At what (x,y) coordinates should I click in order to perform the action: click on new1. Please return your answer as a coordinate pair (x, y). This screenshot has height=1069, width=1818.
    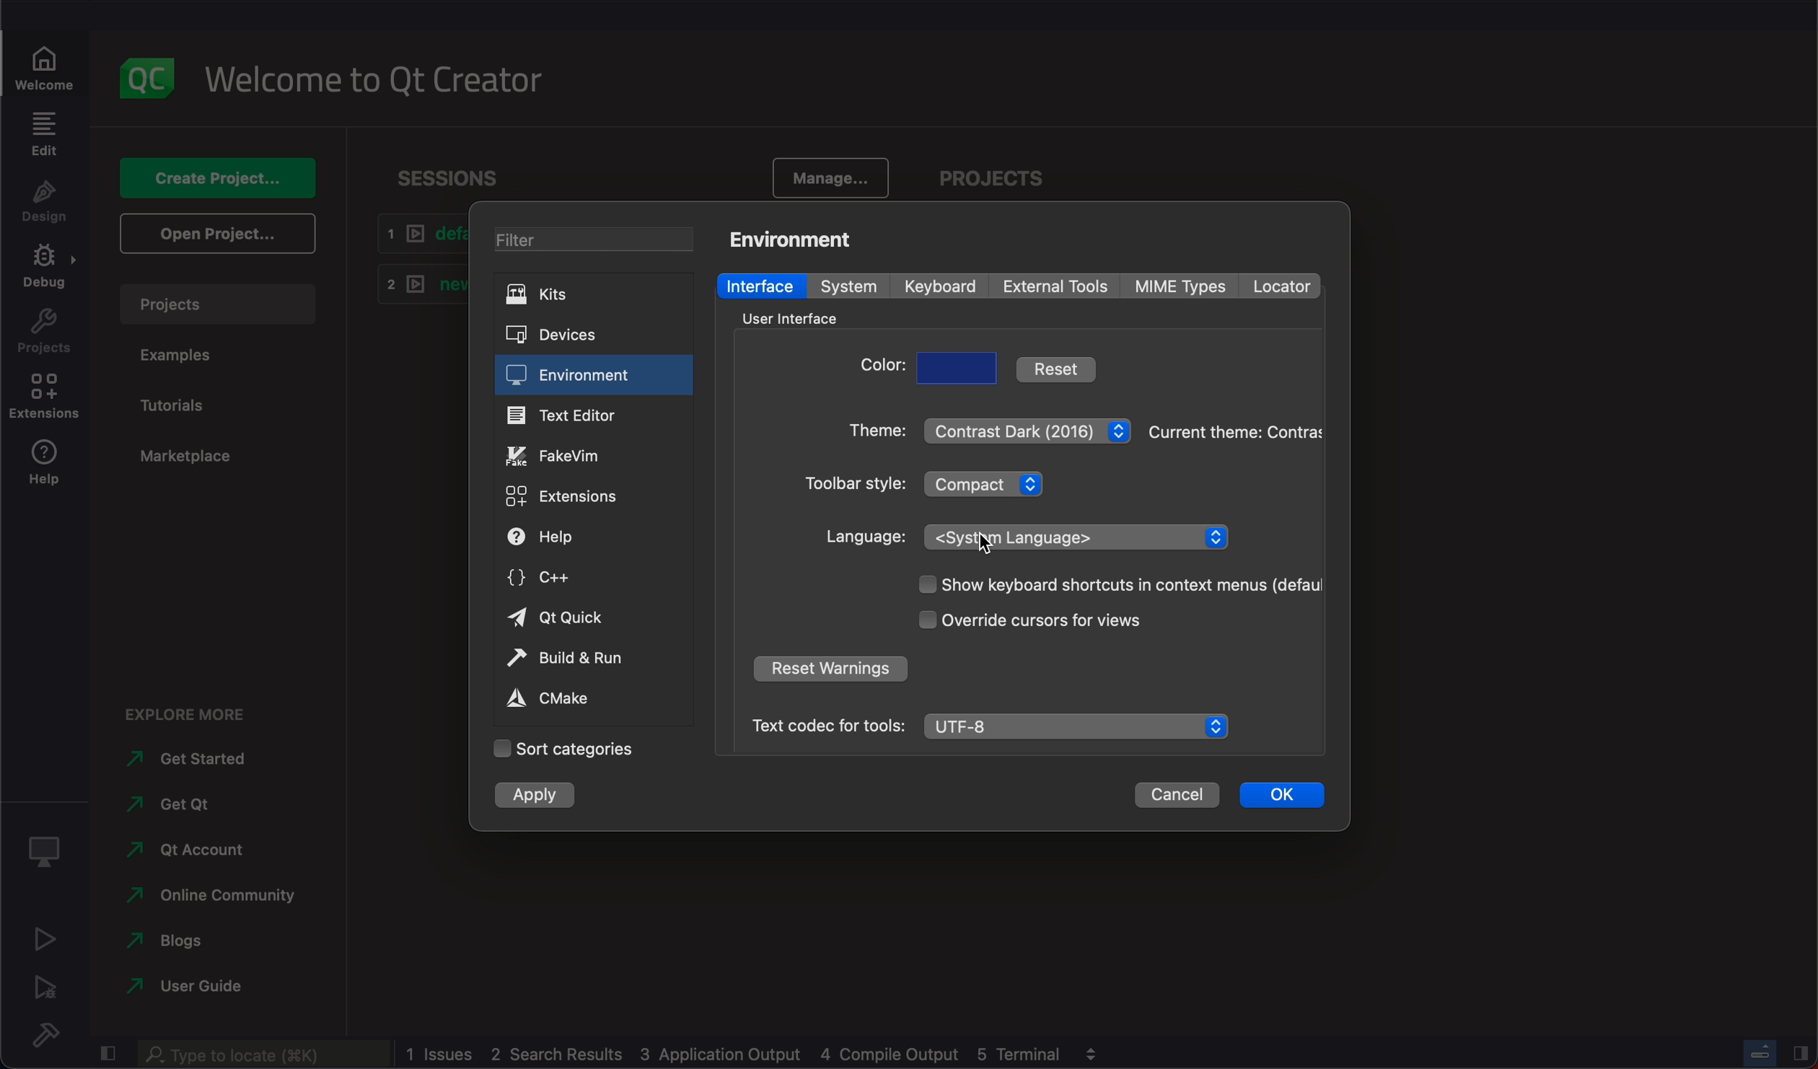
    Looking at the image, I should click on (420, 286).